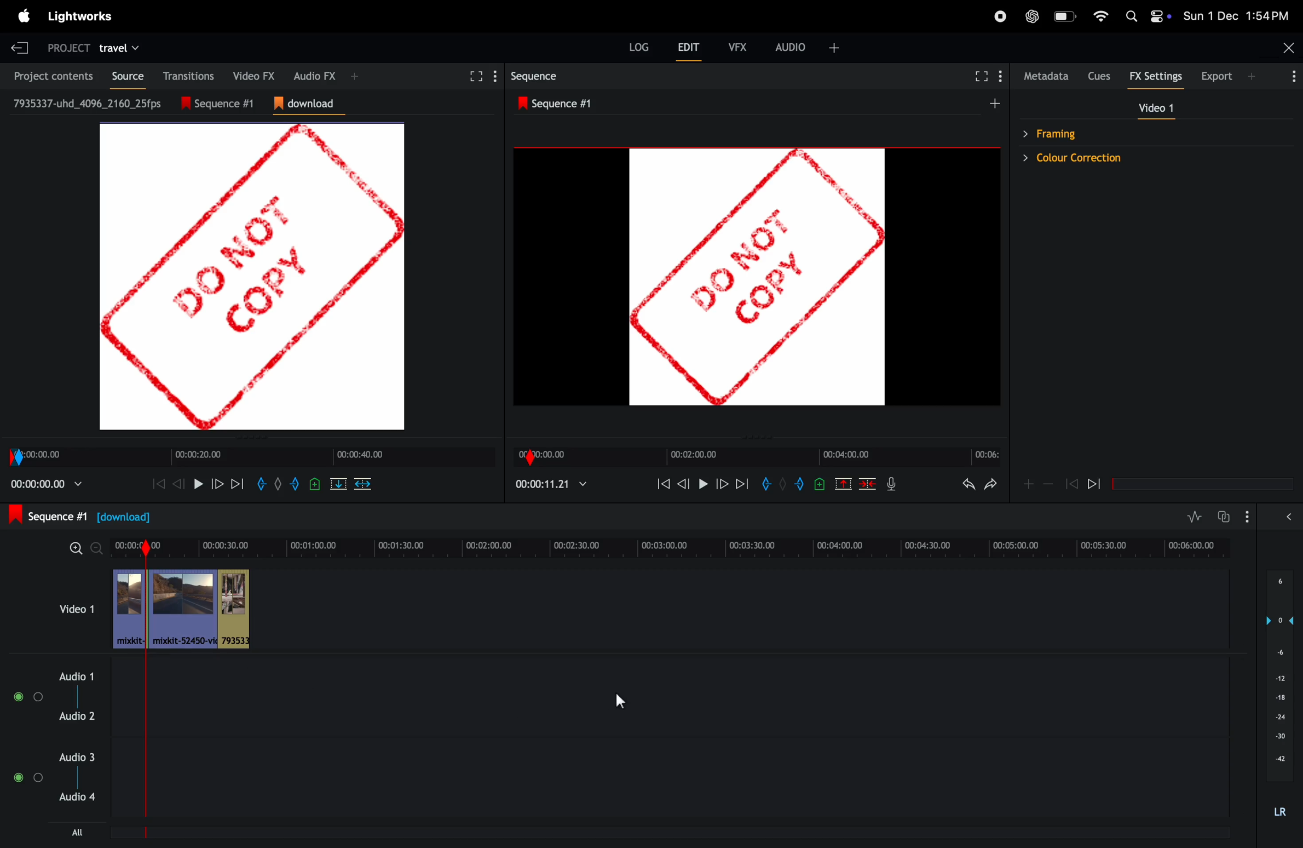 This screenshot has width=1303, height=848. What do you see at coordinates (1218, 76) in the screenshot?
I see `export` at bounding box center [1218, 76].